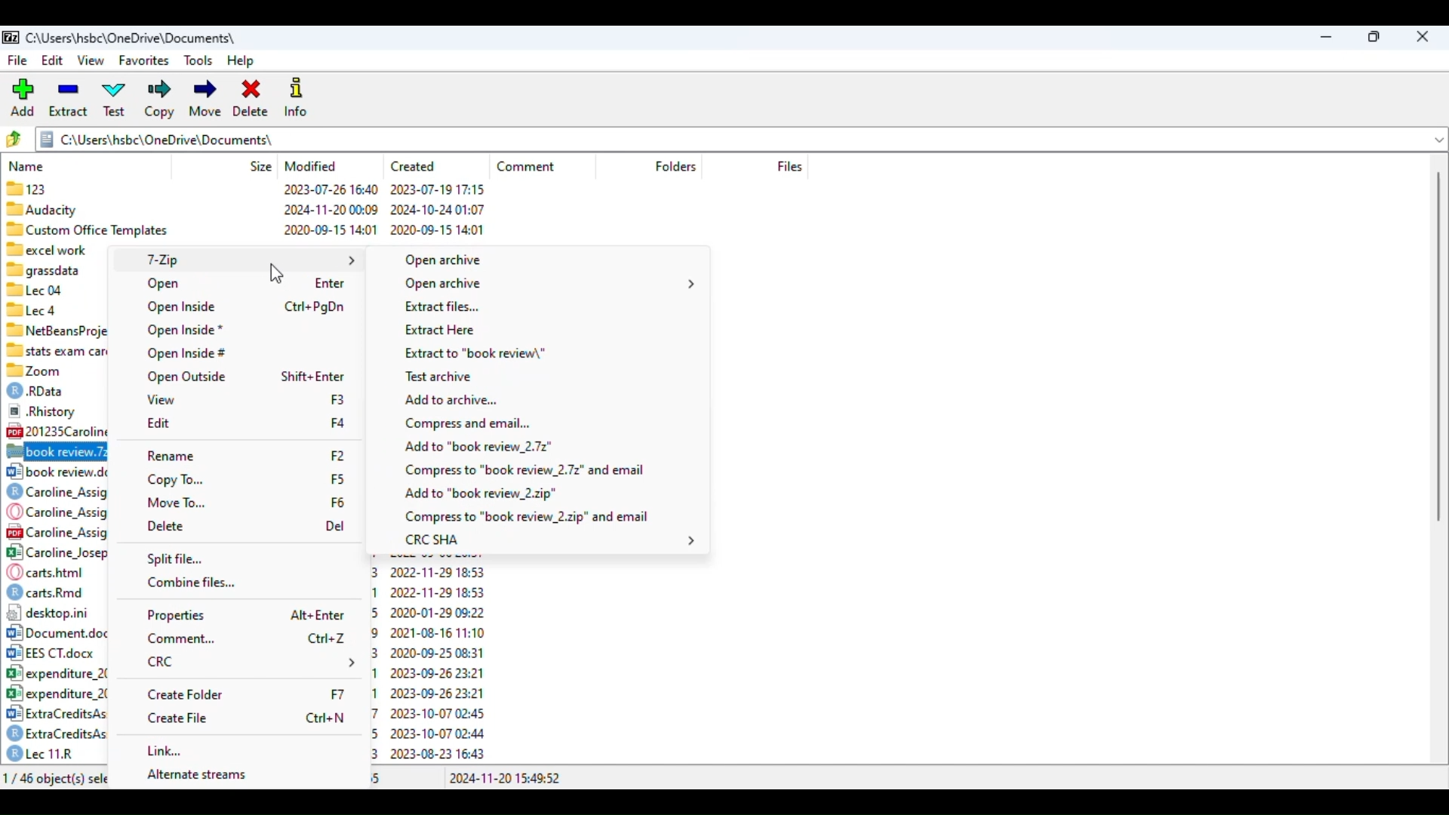  What do you see at coordinates (57, 653) in the screenshot?
I see `[+2 EES CT.docx 16886 2020-08-27 13:43 2020-09-25 08:31` at bounding box center [57, 653].